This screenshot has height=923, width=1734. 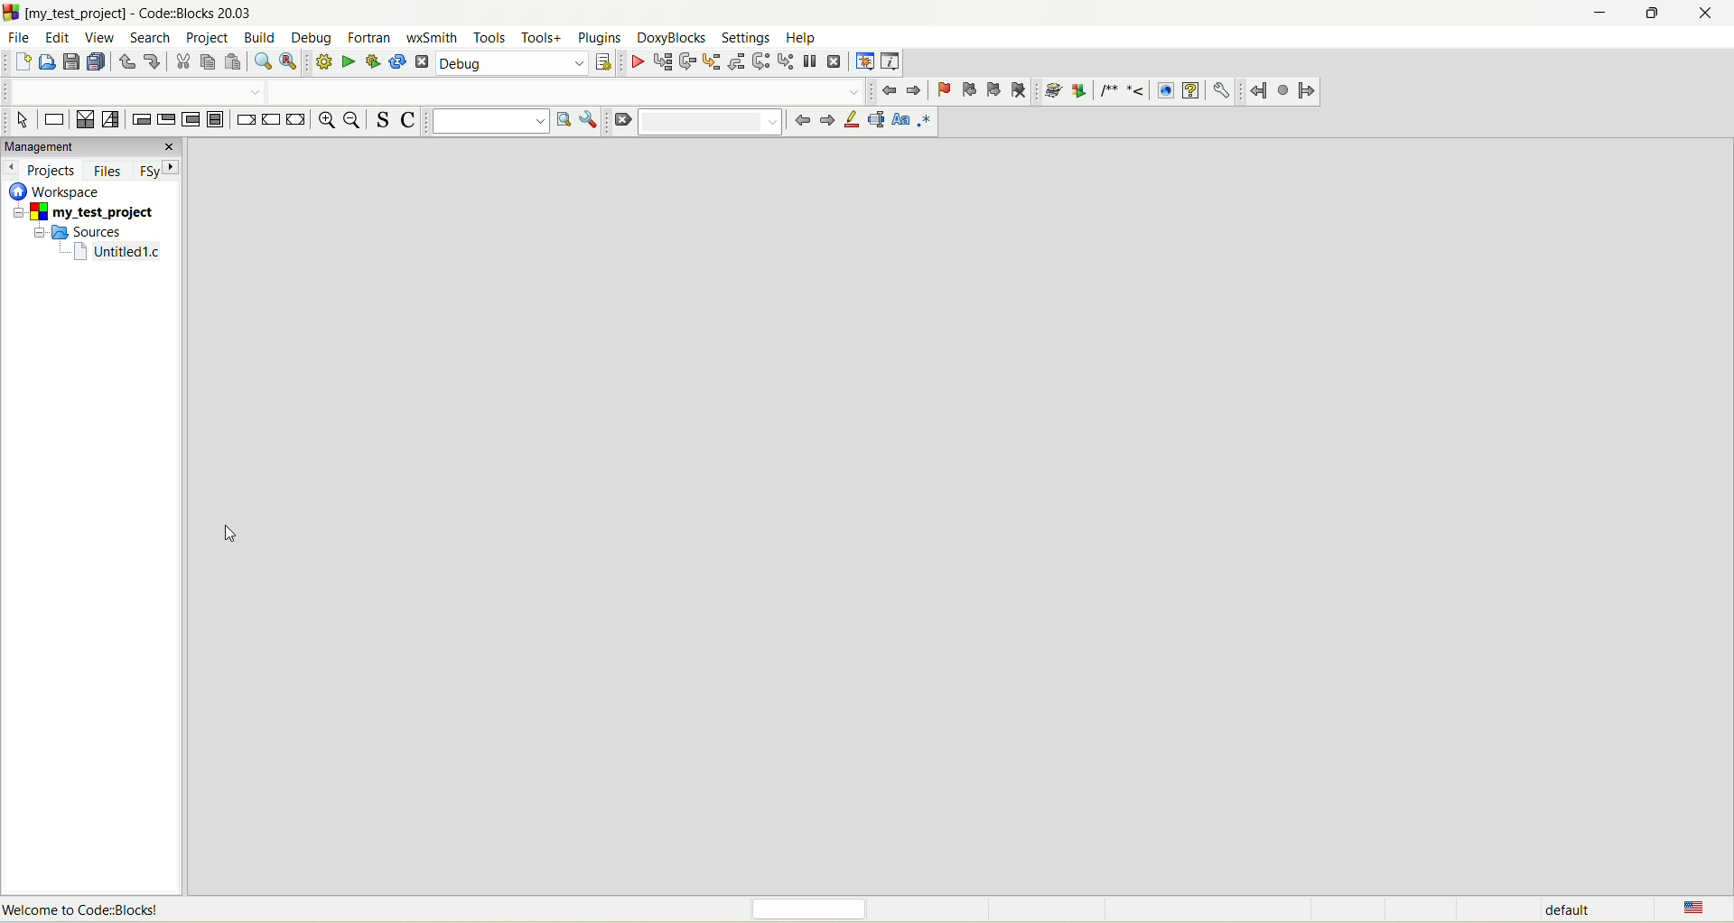 What do you see at coordinates (487, 124) in the screenshot?
I see `text search` at bounding box center [487, 124].